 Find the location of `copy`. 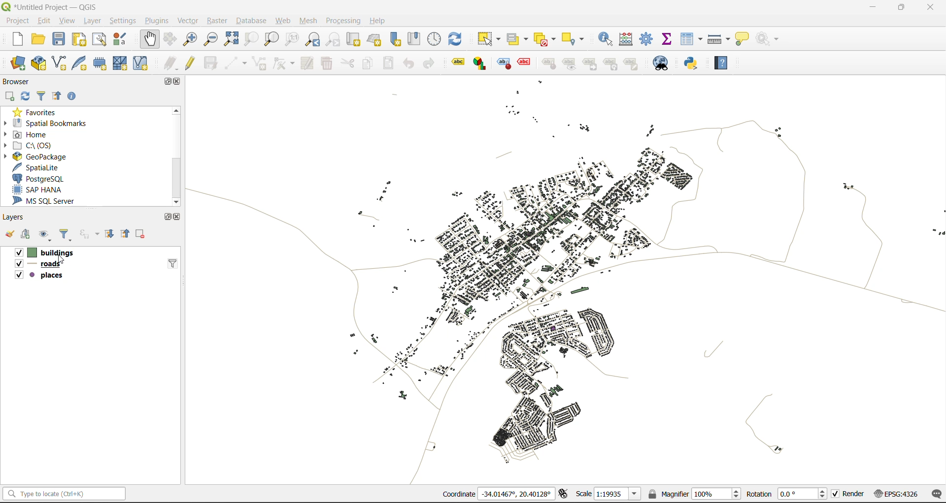

copy is located at coordinates (366, 63).